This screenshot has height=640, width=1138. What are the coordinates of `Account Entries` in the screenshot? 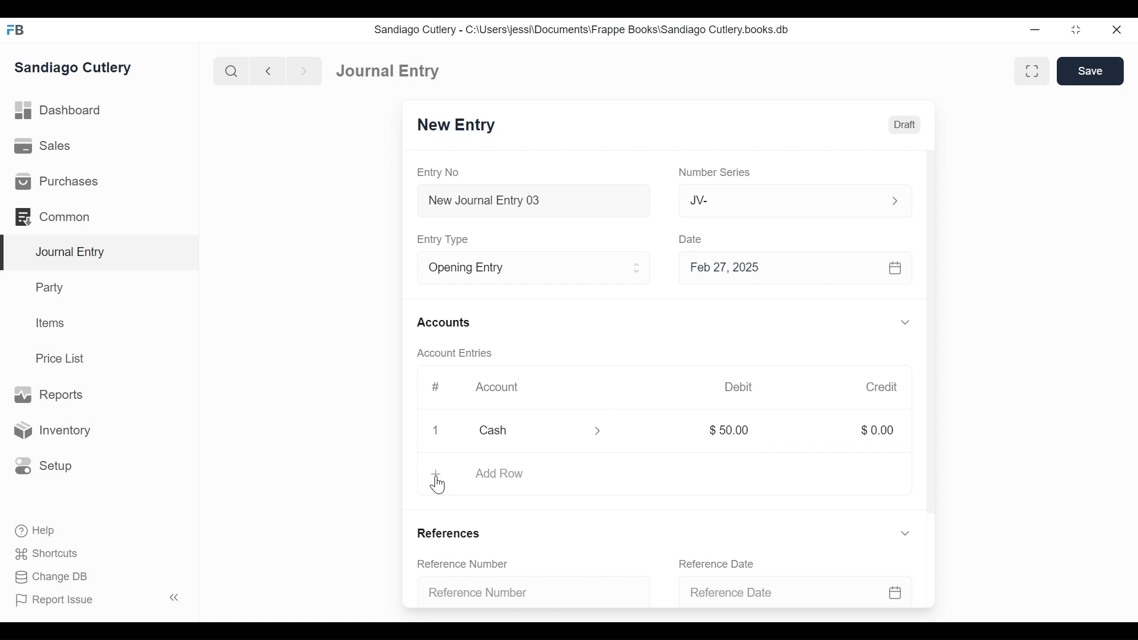 It's located at (453, 353).